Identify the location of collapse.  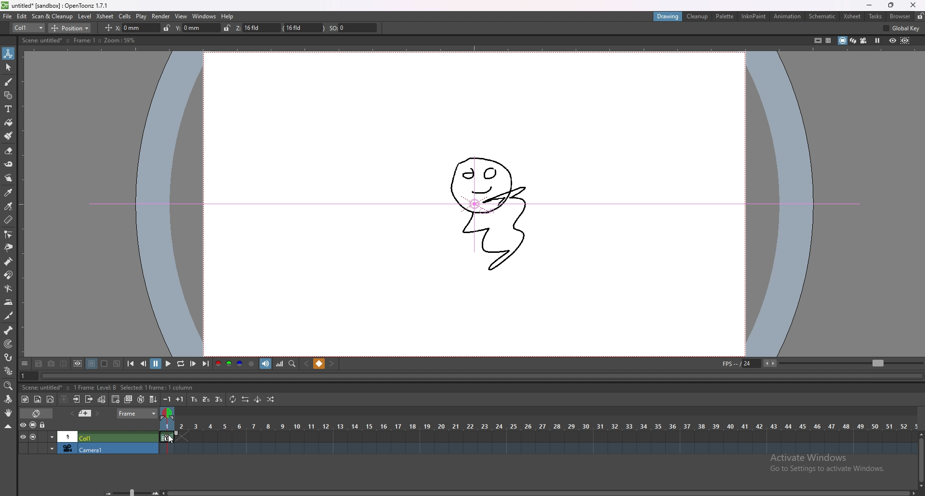
(8, 426).